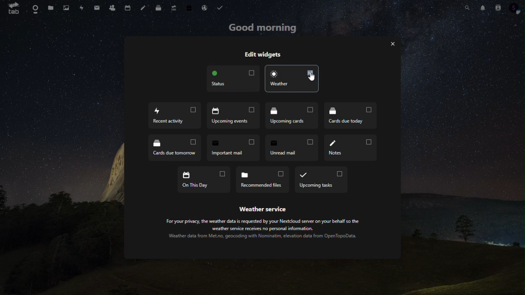 The height and width of the screenshot is (295, 525). Describe the element at coordinates (293, 147) in the screenshot. I see `unread  mail` at that location.